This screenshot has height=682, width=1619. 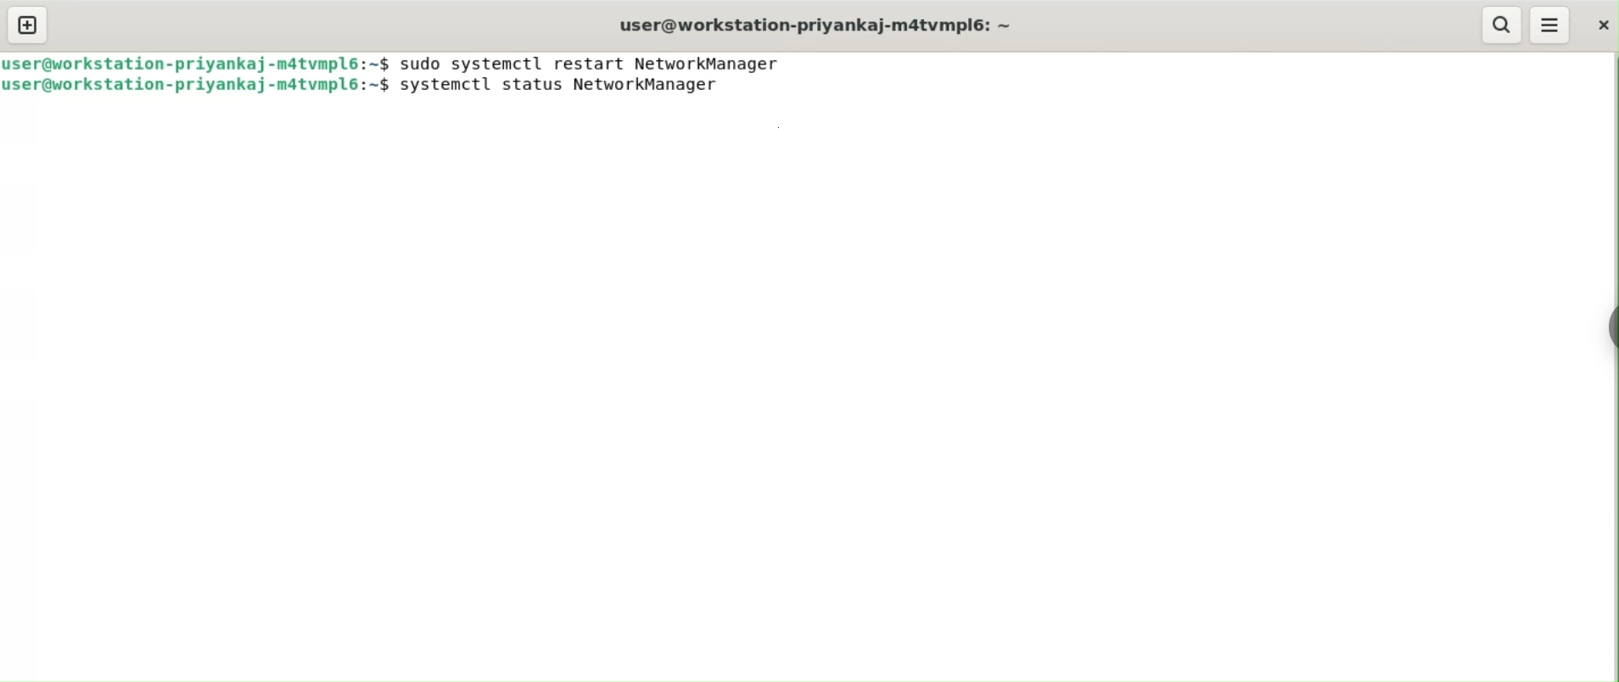 What do you see at coordinates (196, 85) in the screenshot?
I see `user@workstation-priyankaj-m4tvmlp6:~$` at bounding box center [196, 85].